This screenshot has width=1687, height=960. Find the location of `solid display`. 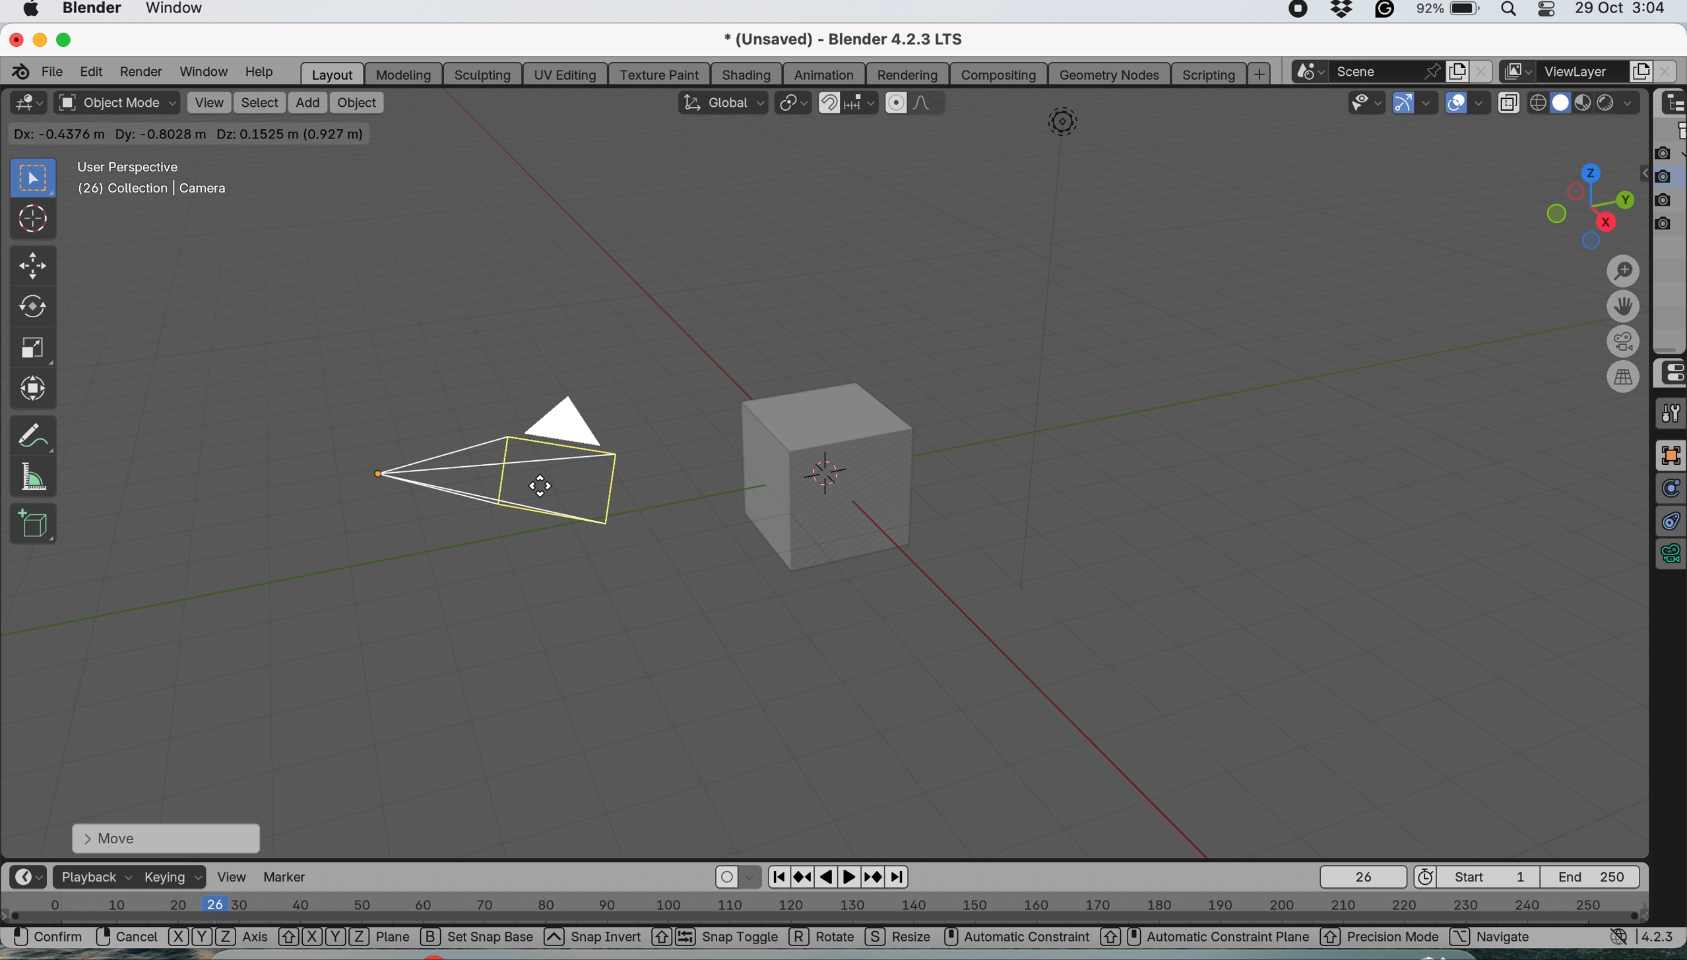

solid display is located at coordinates (1539, 98).